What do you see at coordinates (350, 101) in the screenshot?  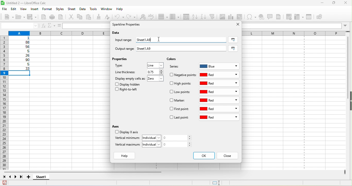 I see `hide` at bounding box center [350, 101].